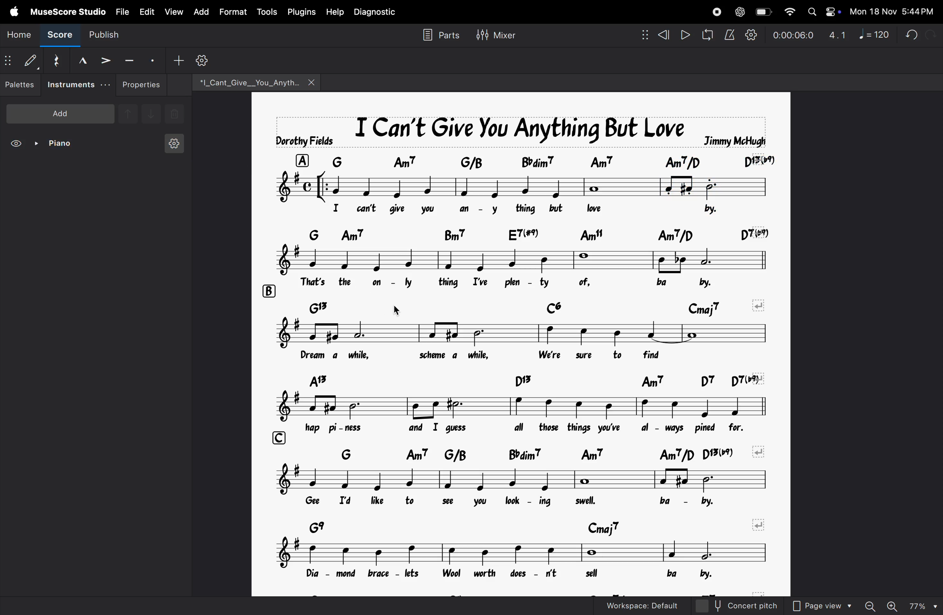 Image resolution: width=943 pixels, height=615 pixels. I want to click on piano, so click(54, 145).